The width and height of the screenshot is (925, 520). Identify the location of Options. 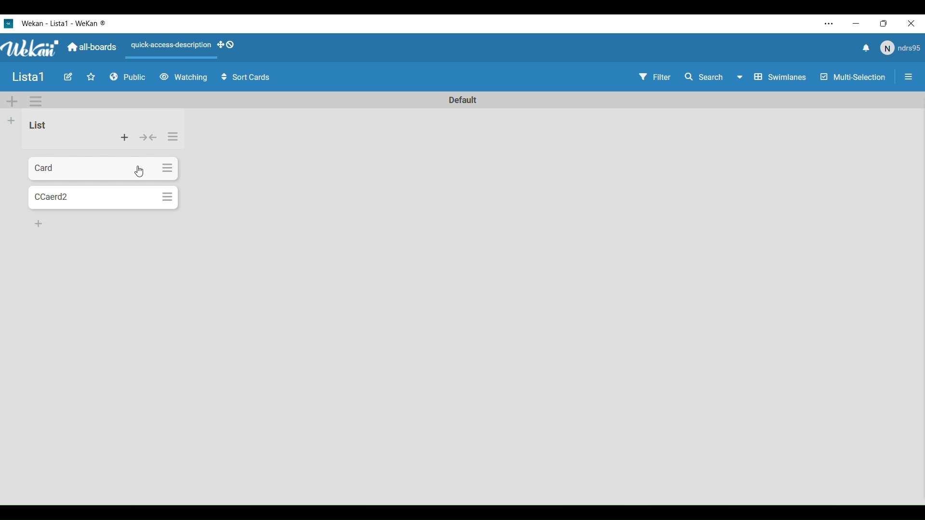
(36, 102).